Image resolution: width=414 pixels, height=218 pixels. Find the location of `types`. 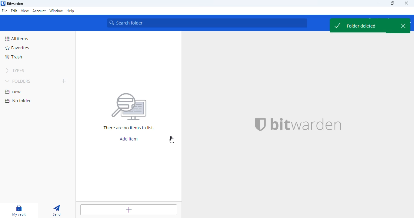

types is located at coordinates (14, 70).